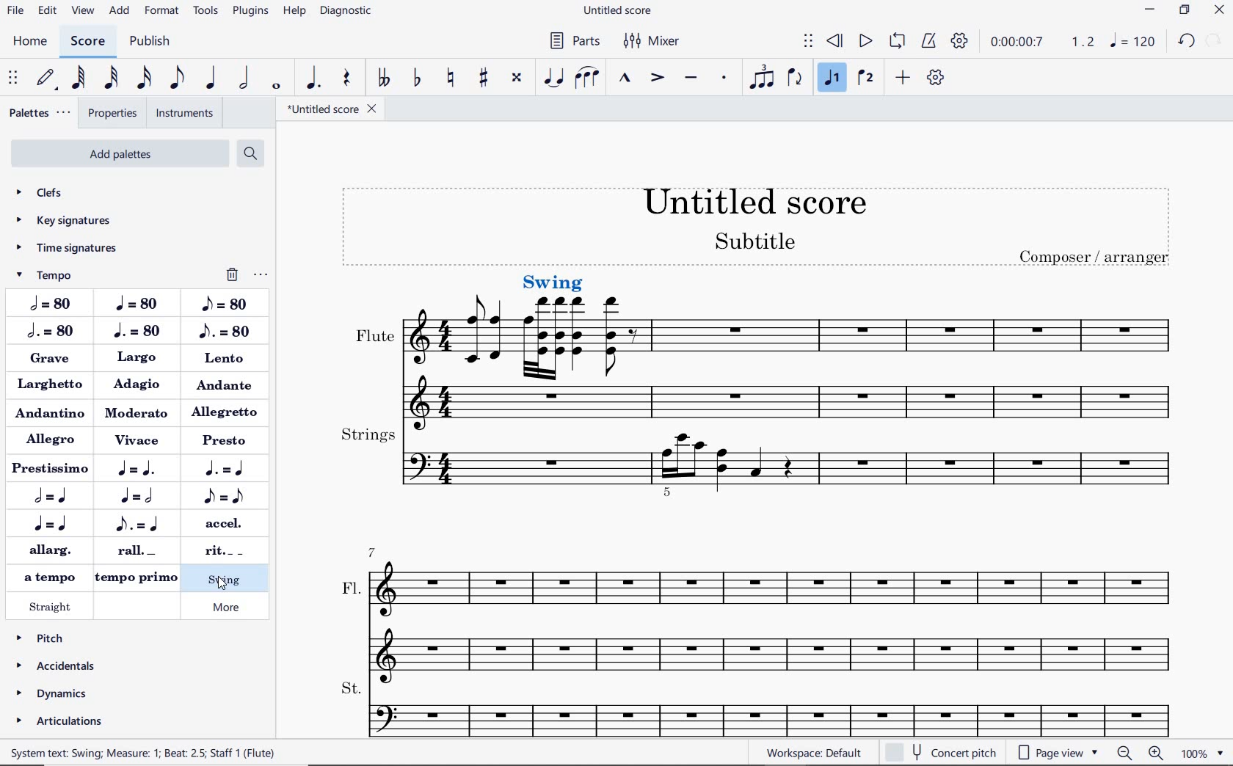 This screenshot has height=766, width=1233. Describe the element at coordinates (577, 43) in the screenshot. I see `parts` at that location.